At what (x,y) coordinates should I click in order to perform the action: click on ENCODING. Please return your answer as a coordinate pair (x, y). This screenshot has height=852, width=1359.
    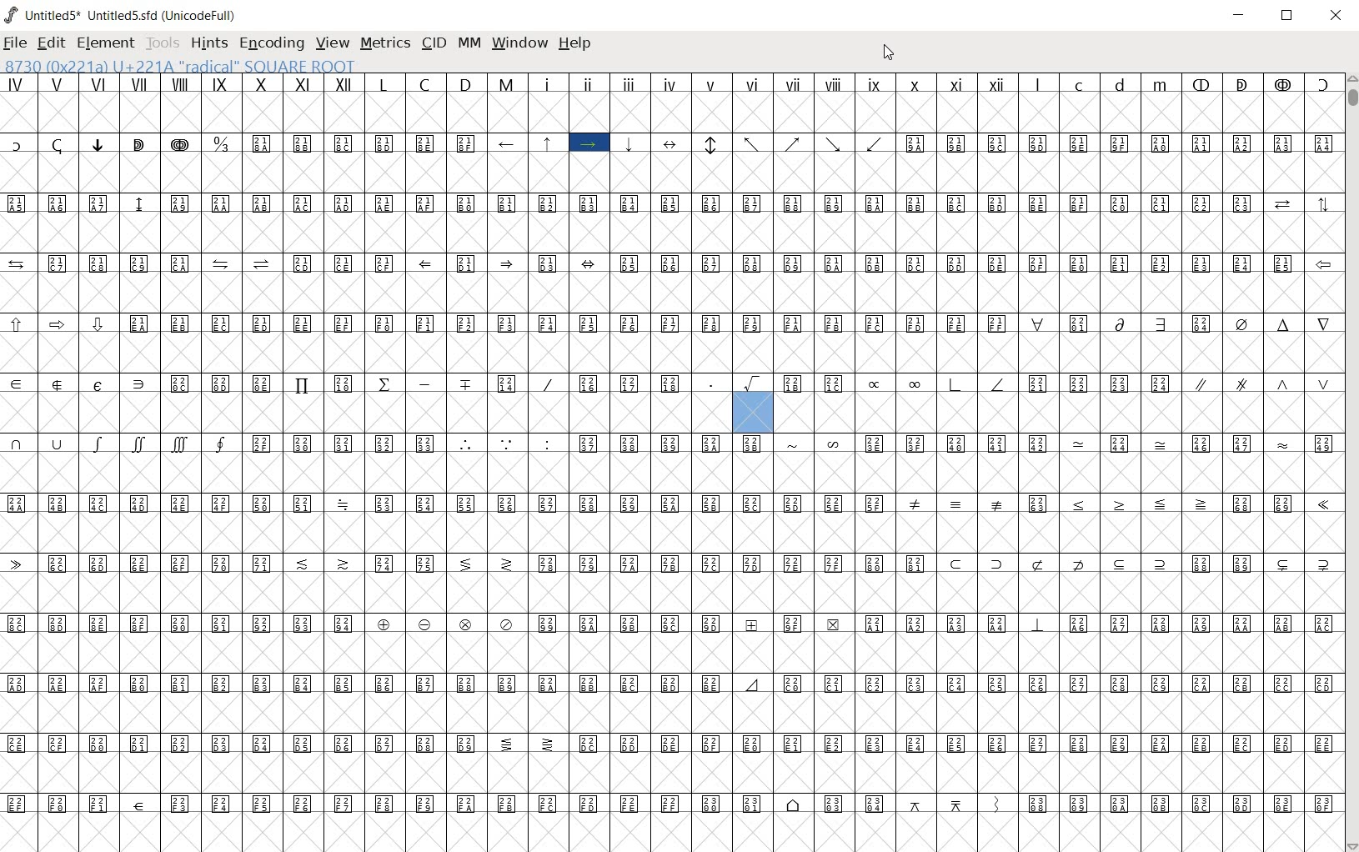
    Looking at the image, I should click on (271, 44).